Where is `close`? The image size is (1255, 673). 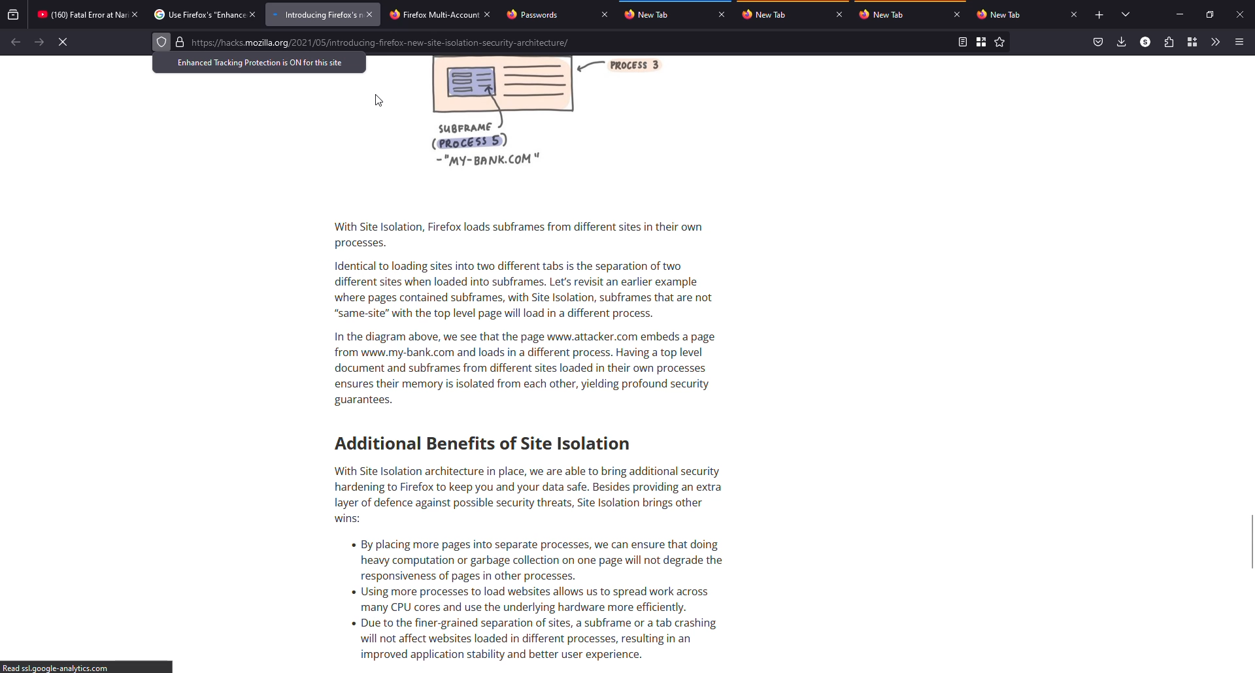
close is located at coordinates (135, 14).